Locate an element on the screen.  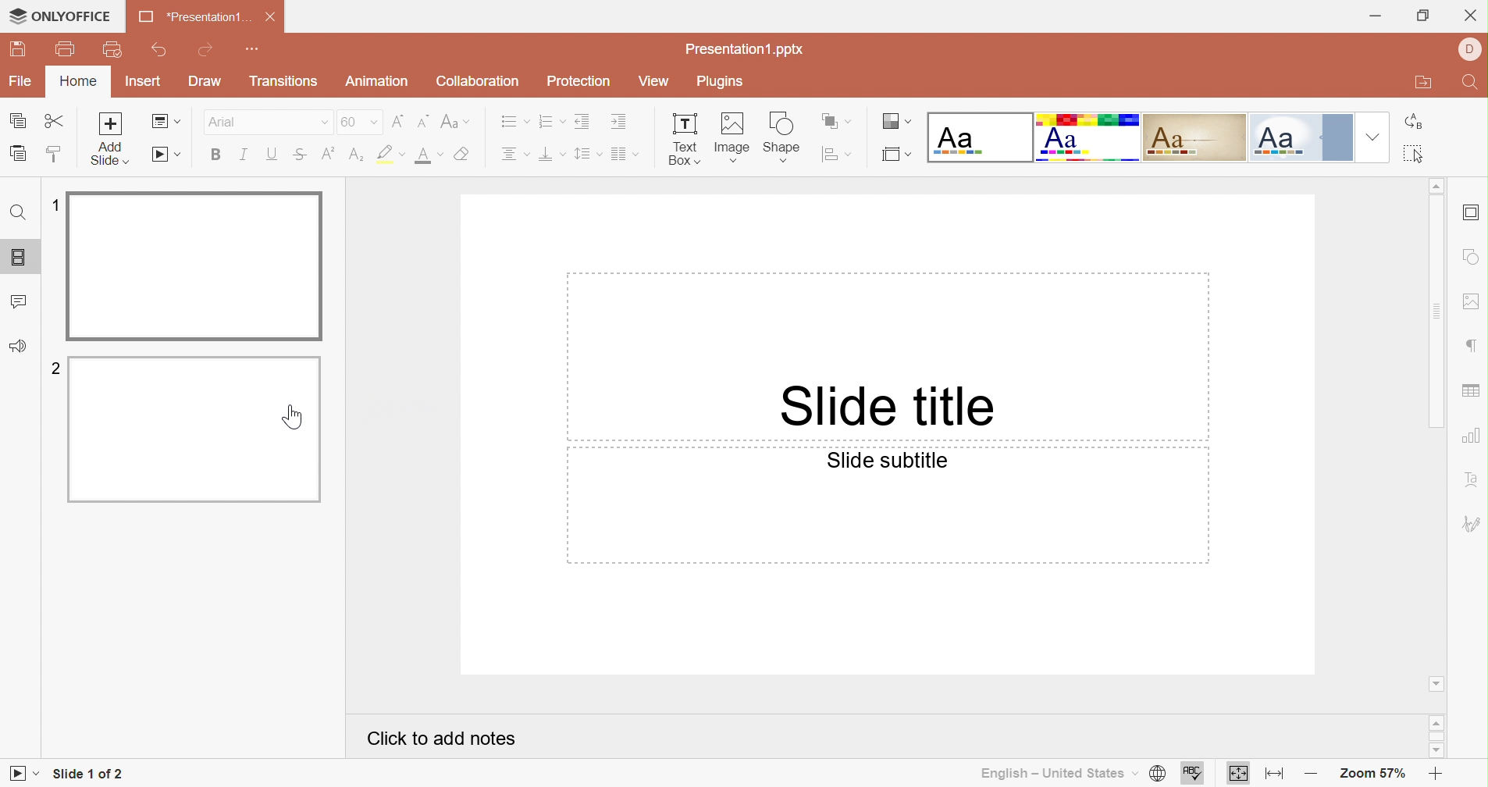
Scroll Bar is located at coordinates (1436, 313).